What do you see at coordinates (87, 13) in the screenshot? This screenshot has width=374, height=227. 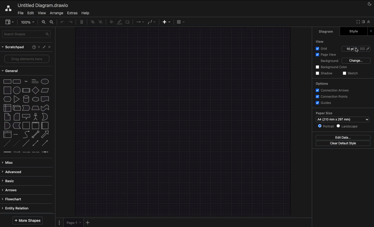 I see `Help` at bounding box center [87, 13].